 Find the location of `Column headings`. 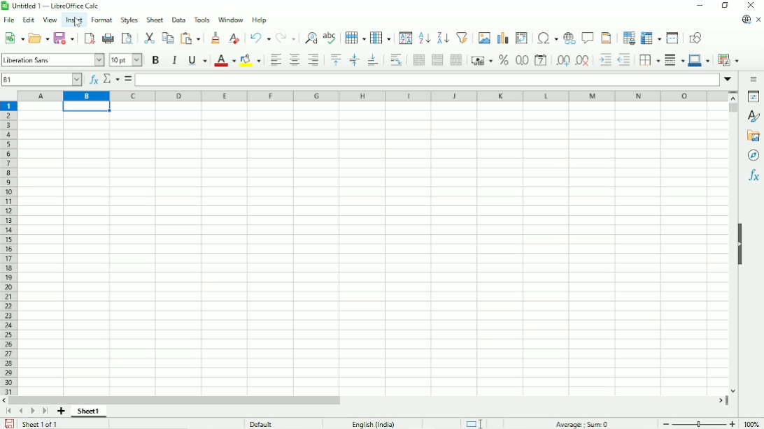

Column headings is located at coordinates (373, 96).